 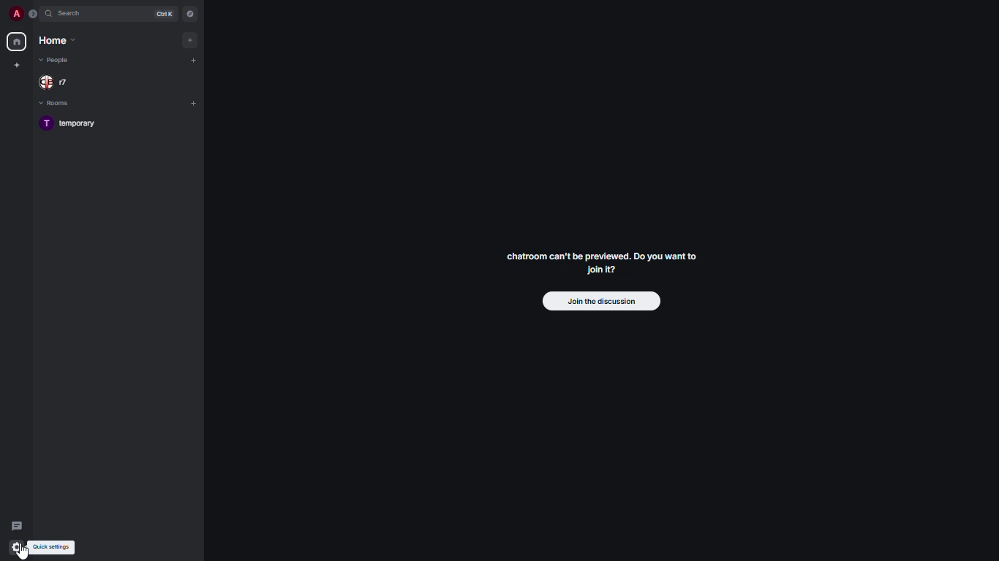 What do you see at coordinates (18, 526) in the screenshot?
I see `threads` at bounding box center [18, 526].